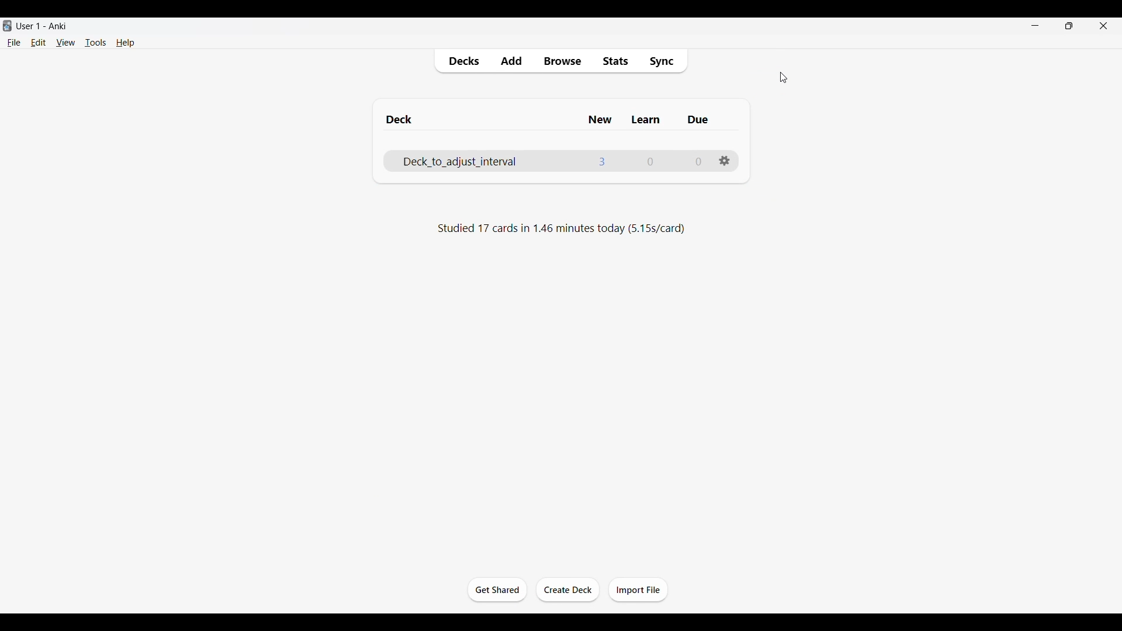 The image size is (1122, 631). Describe the element at coordinates (615, 61) in the screenshot. I see `Stats` at that location.